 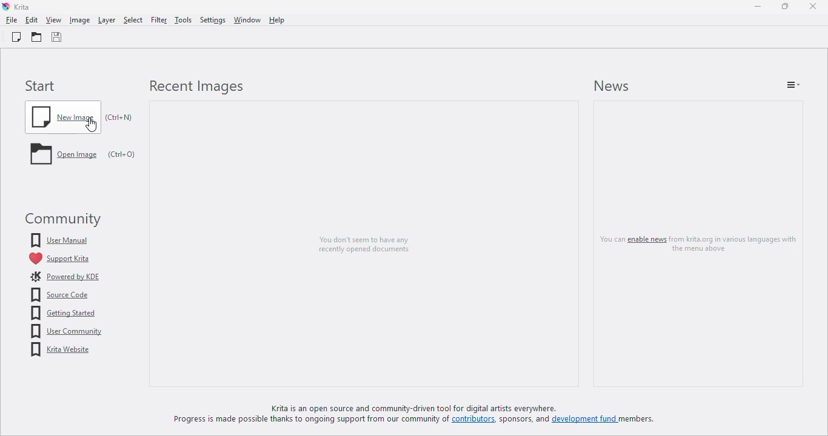 What do you see at coordinates (16, 38) in the screenshot?
I see `create new document` at bounding box center [16, 38].